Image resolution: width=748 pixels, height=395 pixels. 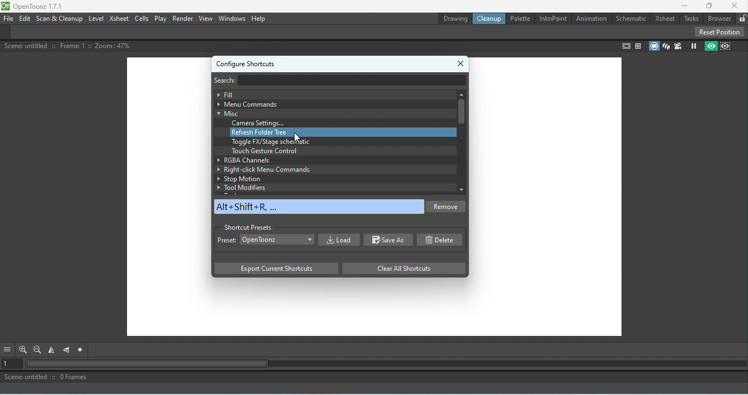 What do you see at coordinates (227, 241) in the screenshot?
I see `Preset` at bounding box center [227, 241].